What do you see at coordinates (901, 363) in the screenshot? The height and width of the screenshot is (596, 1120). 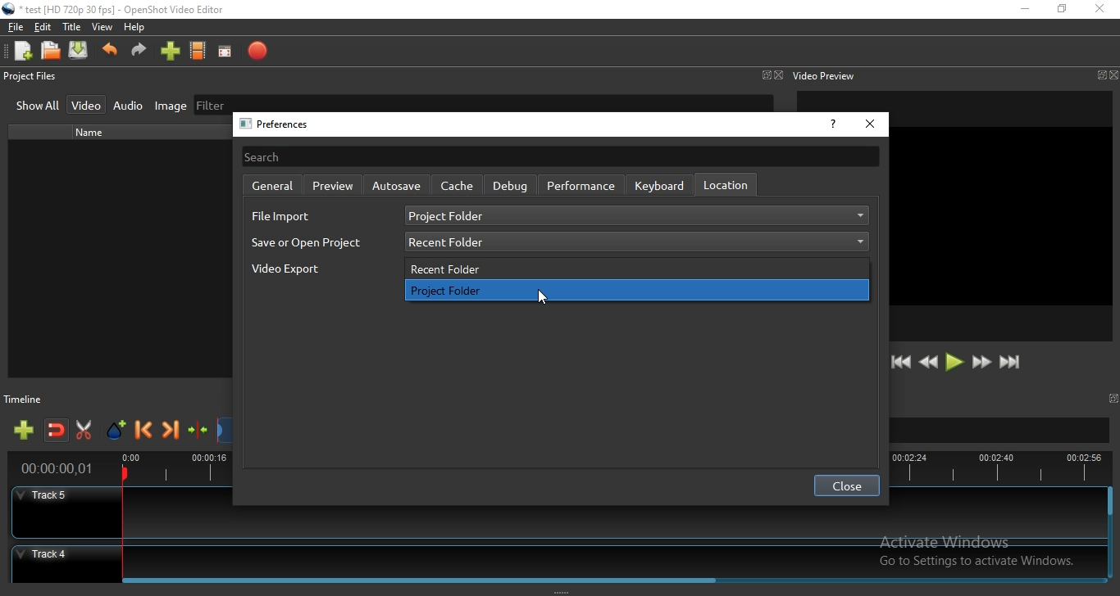 I see `Jump to start` at bounding box center [901, 363].